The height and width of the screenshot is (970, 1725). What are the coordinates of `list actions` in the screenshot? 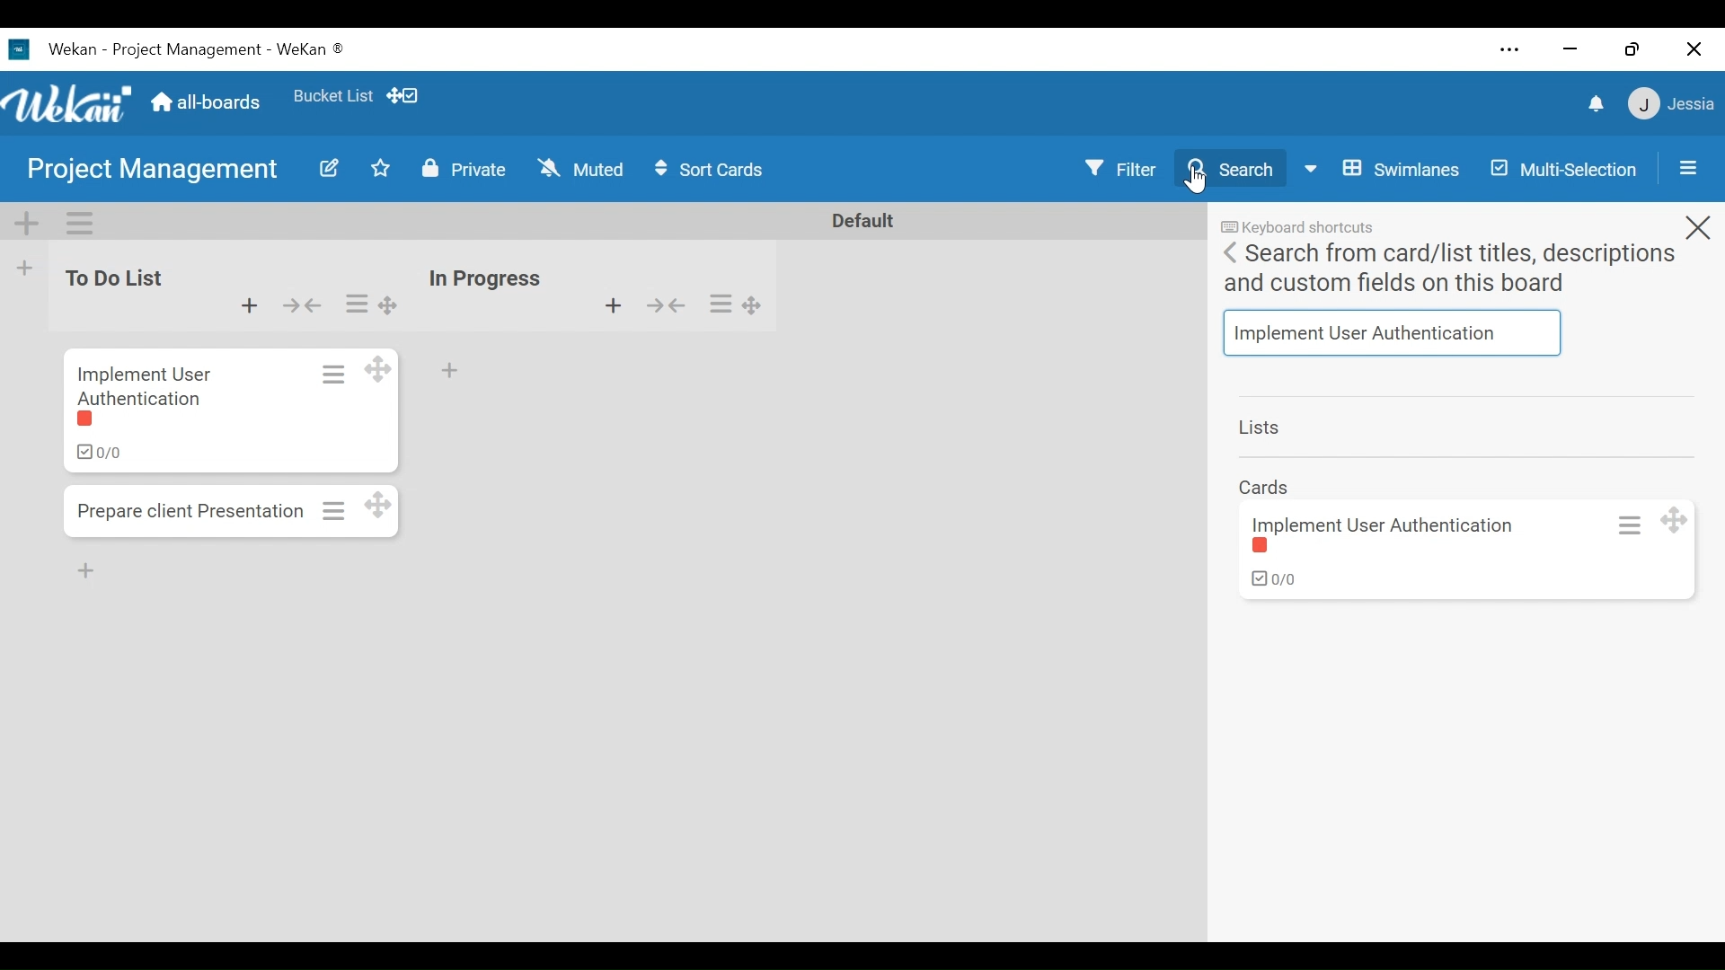 It's located at (718, 303).